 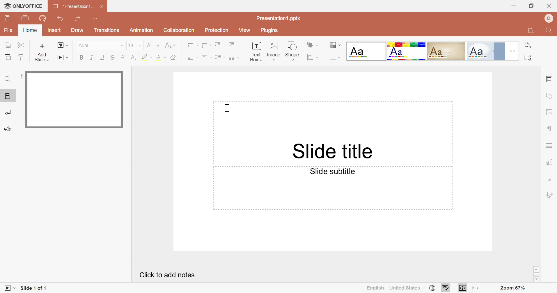 What do you see at coordinates (21, 77) in the screenshot?
I see `1` at bounding box center [21, 77].